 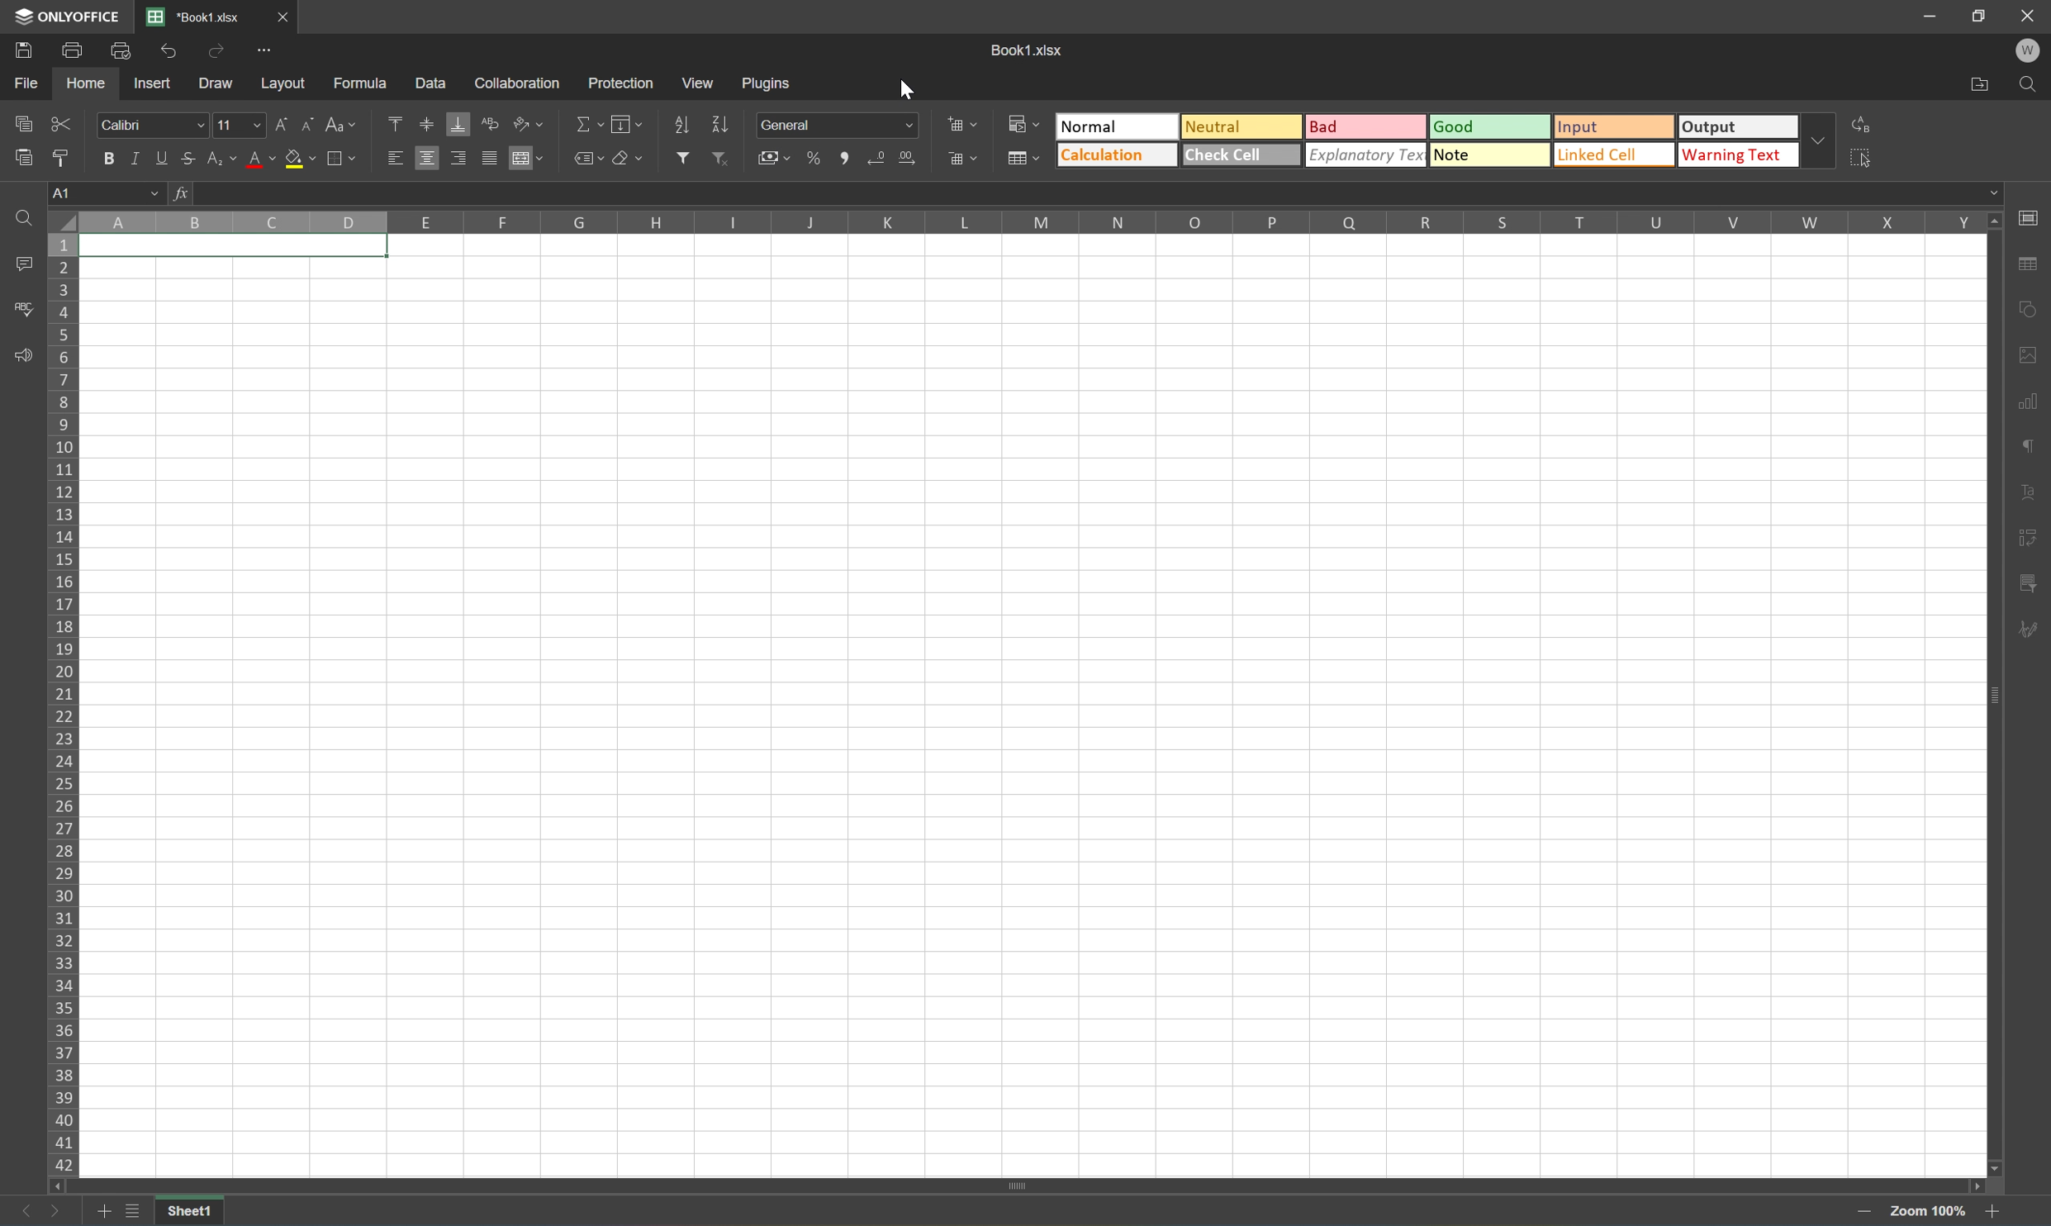 I want to click on Next, so click(x=57, y=1212).